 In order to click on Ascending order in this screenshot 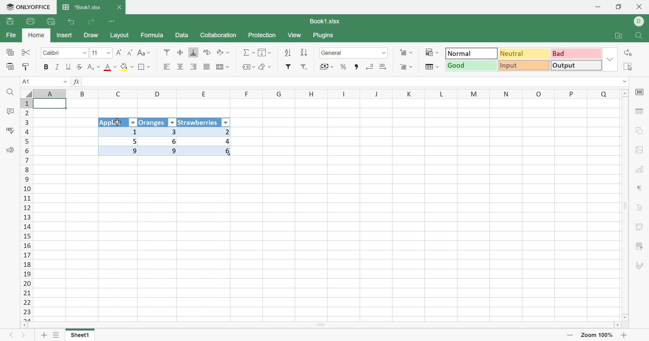, I will do `click(287, 53)`.